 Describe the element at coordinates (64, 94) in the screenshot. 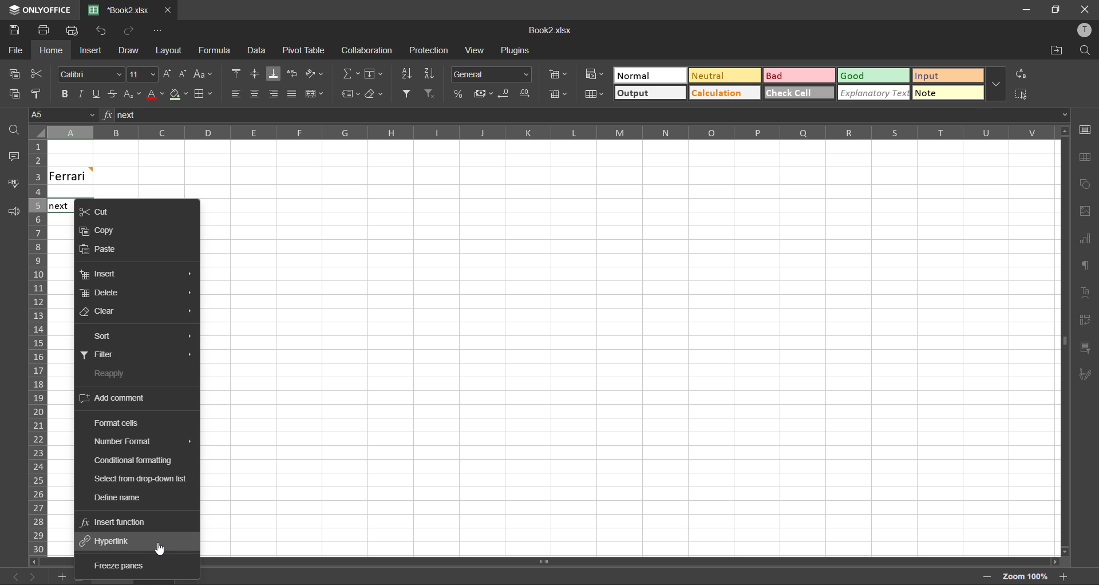

I see `bold` at that location.